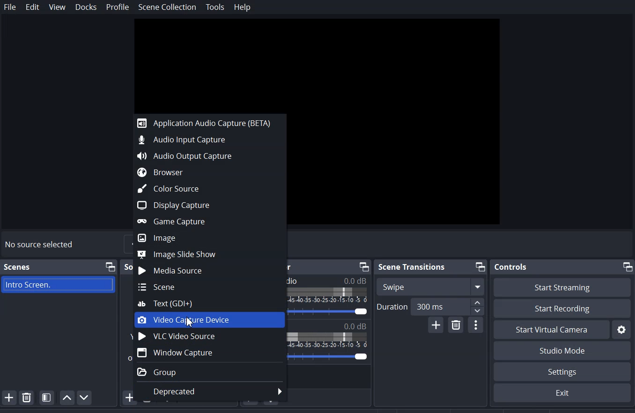 Image resolution: width=635 pixels, height=413 pixels. What do you see at coordinates (561, 393) in the screenshot?
I see `Settings` at bounding box center [561, 393].